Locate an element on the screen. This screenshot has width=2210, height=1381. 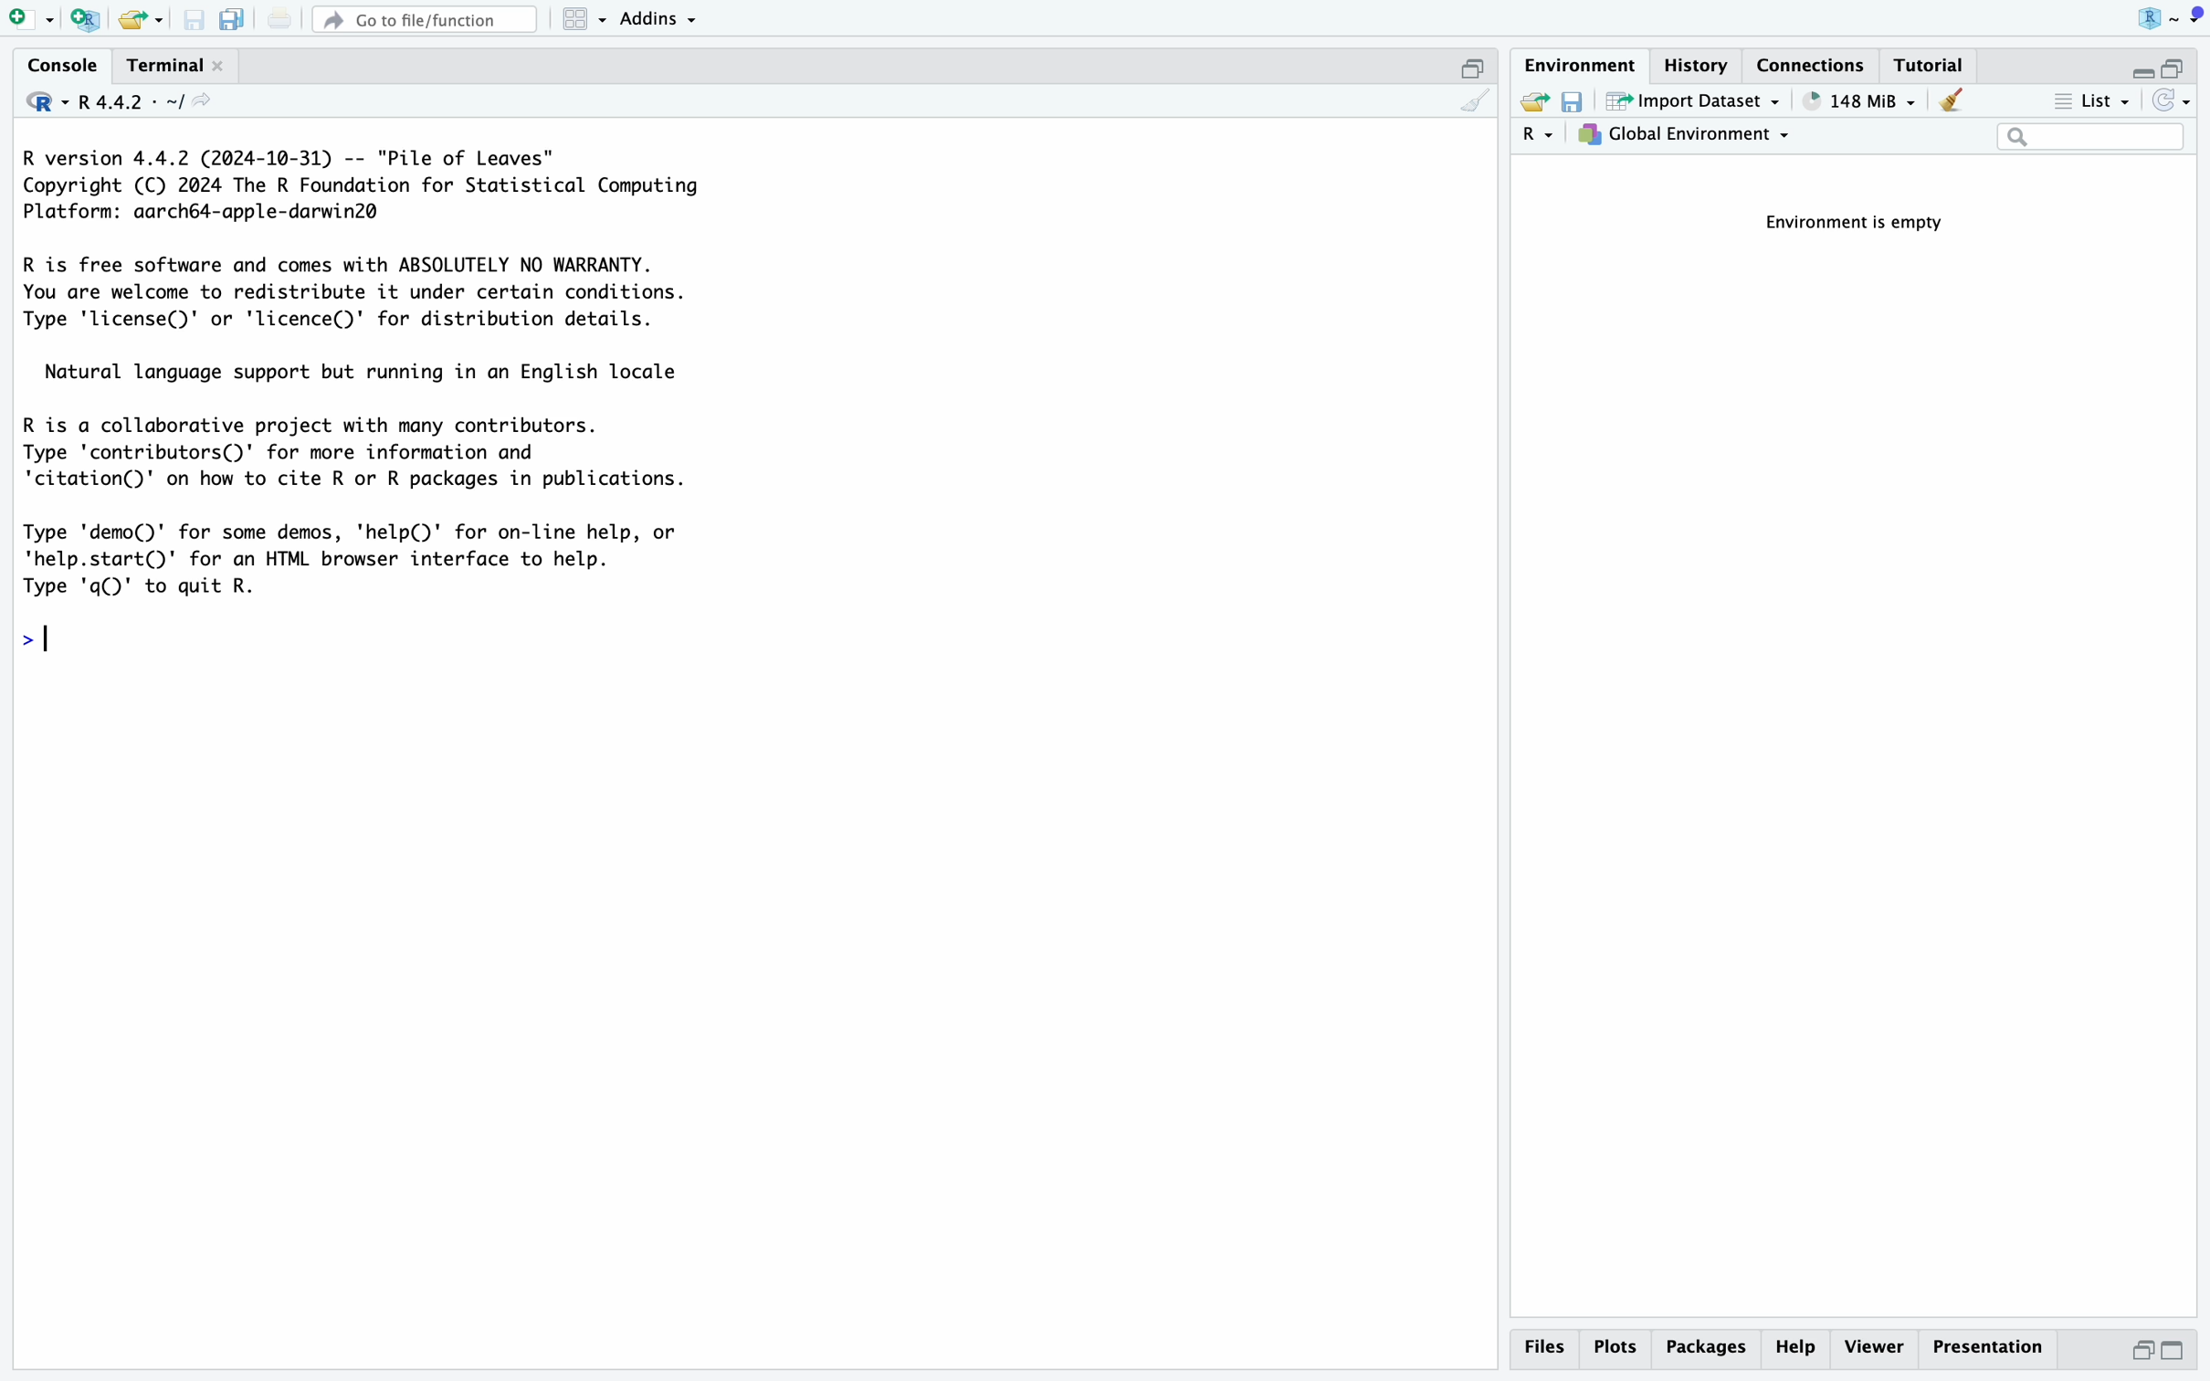
maximize is located at coordinates (1476, 64).